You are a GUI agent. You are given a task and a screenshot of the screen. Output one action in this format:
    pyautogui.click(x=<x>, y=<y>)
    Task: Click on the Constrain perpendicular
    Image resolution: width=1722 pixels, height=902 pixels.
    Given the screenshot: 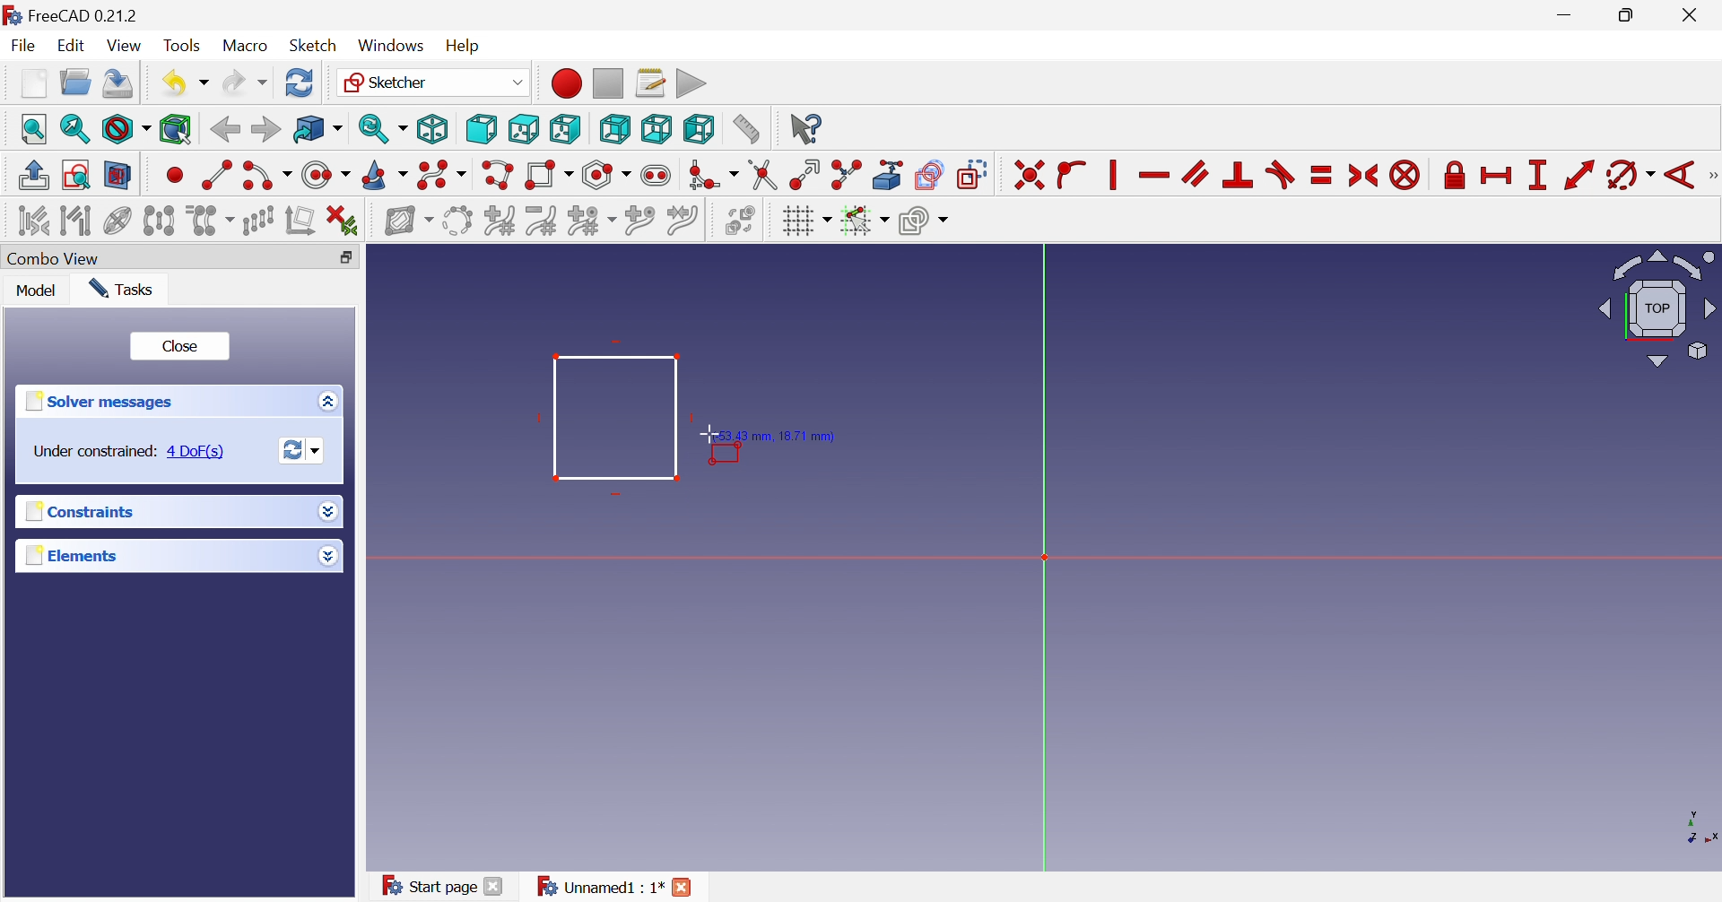 What is the action you would take?
    pyautogui.click(x=1239, y=174)
    